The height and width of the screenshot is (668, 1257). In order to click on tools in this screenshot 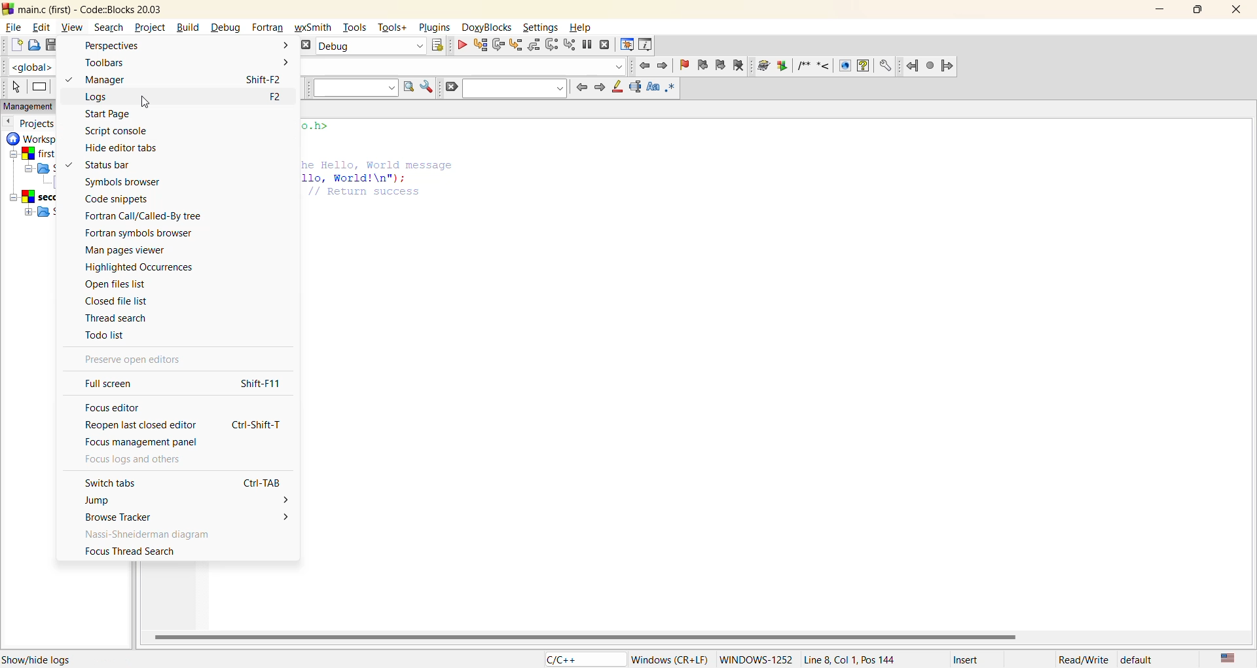, I will do `click(356, 28)`.